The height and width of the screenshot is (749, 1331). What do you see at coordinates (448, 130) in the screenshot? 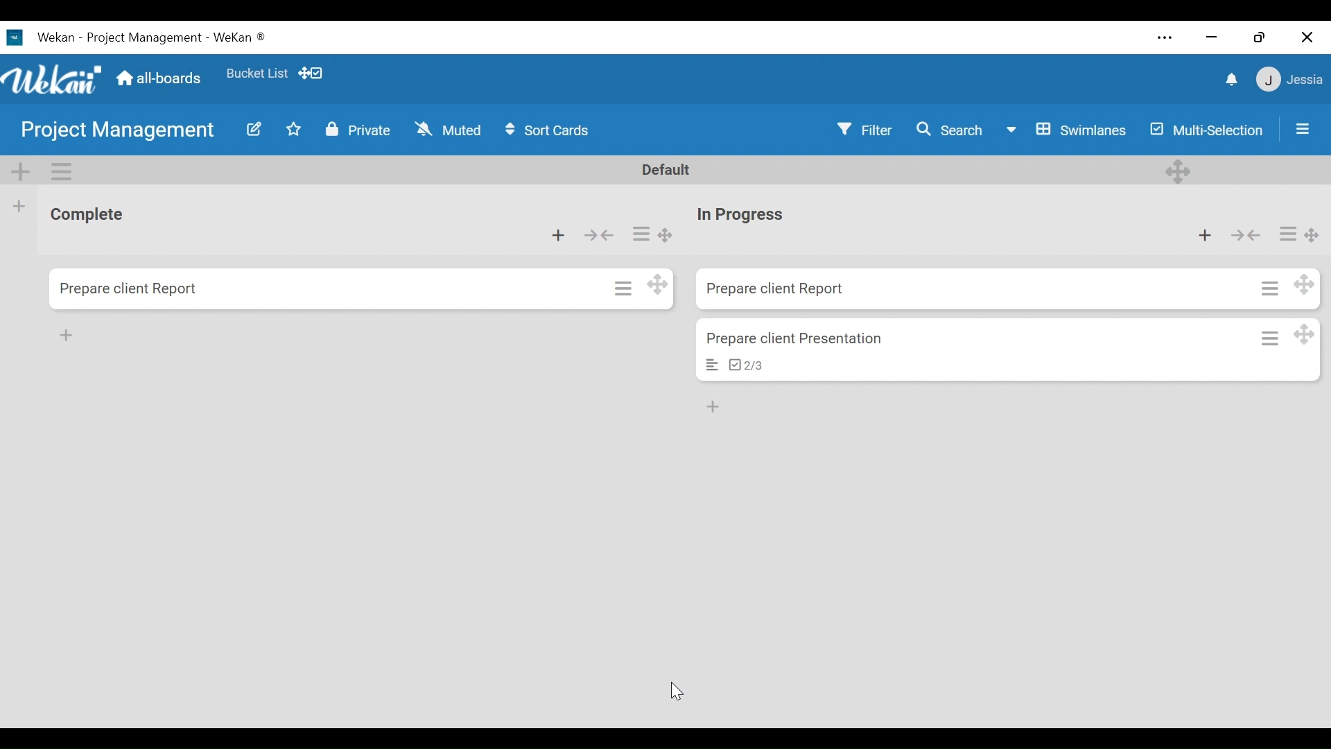
I see `Muted` at bounding box center [448, 130].